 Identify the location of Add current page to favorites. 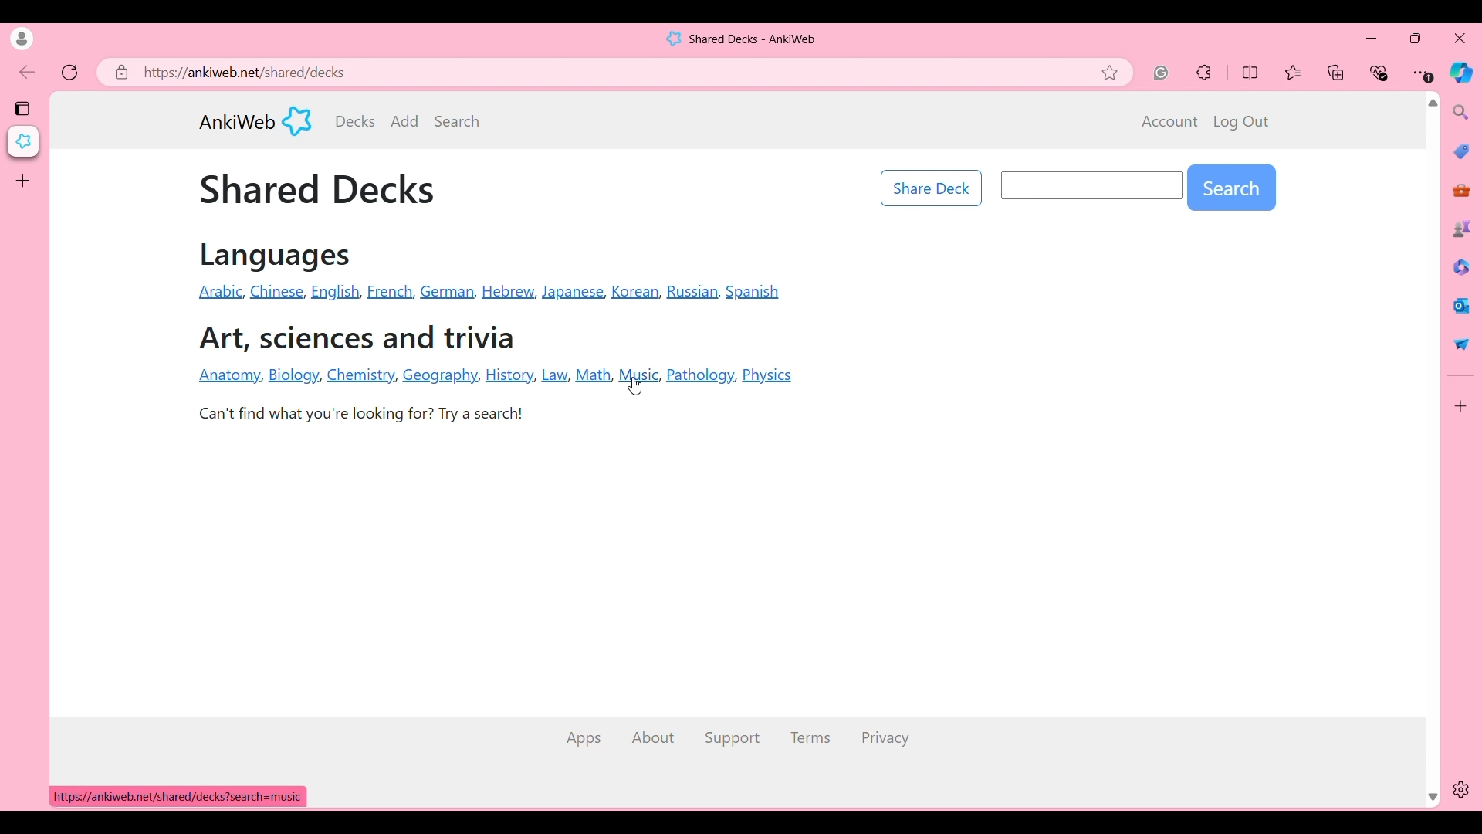
(1115, 73).